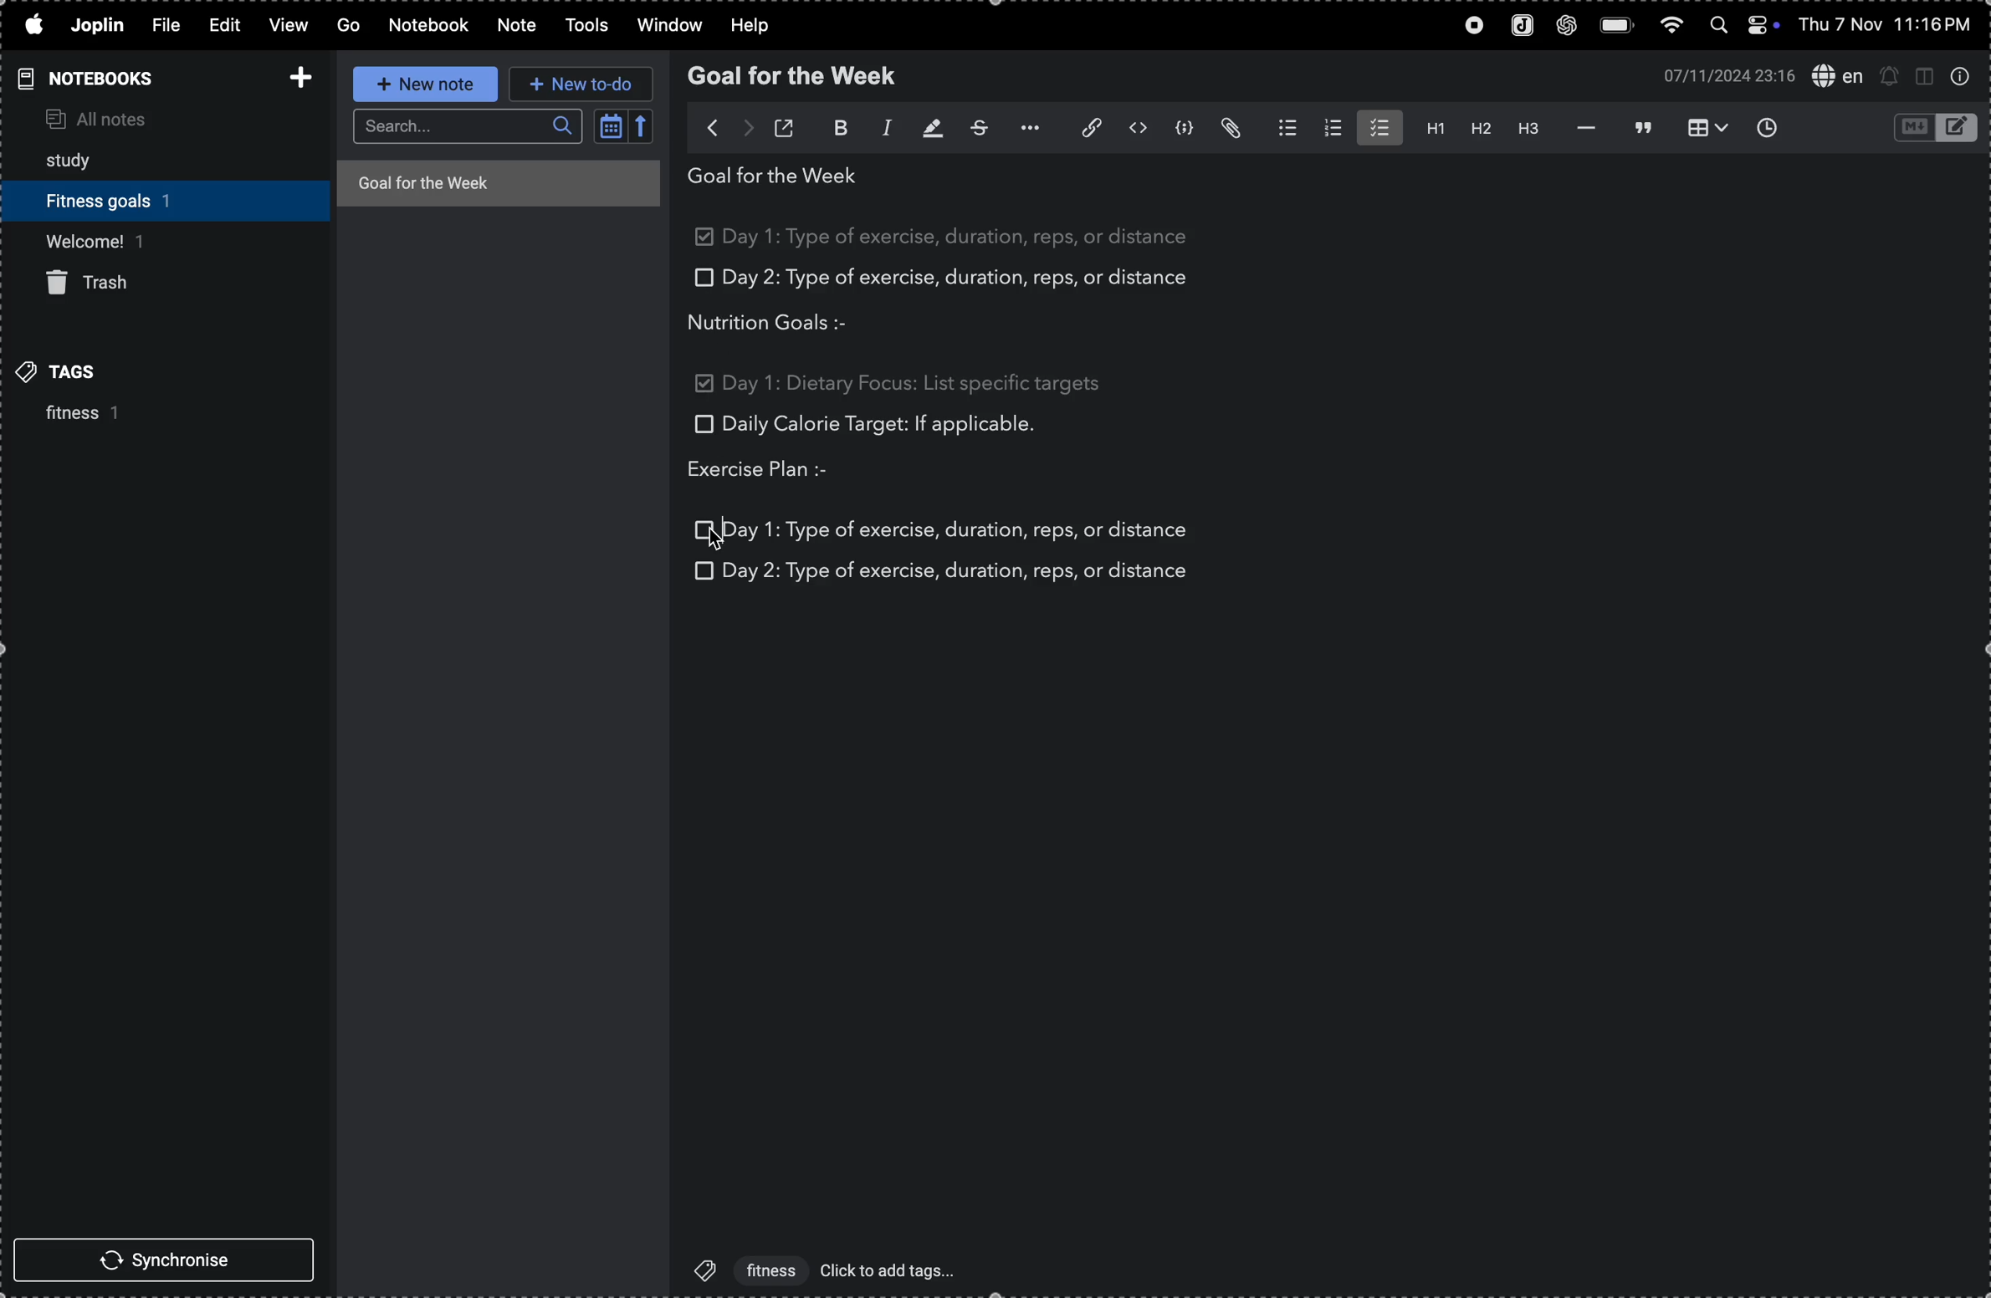 Image resolution: width=1991 pixels, height=1298 pixels. Describe the element at coordinates (1025, 128) in the screenshot. I see `options` at that location.